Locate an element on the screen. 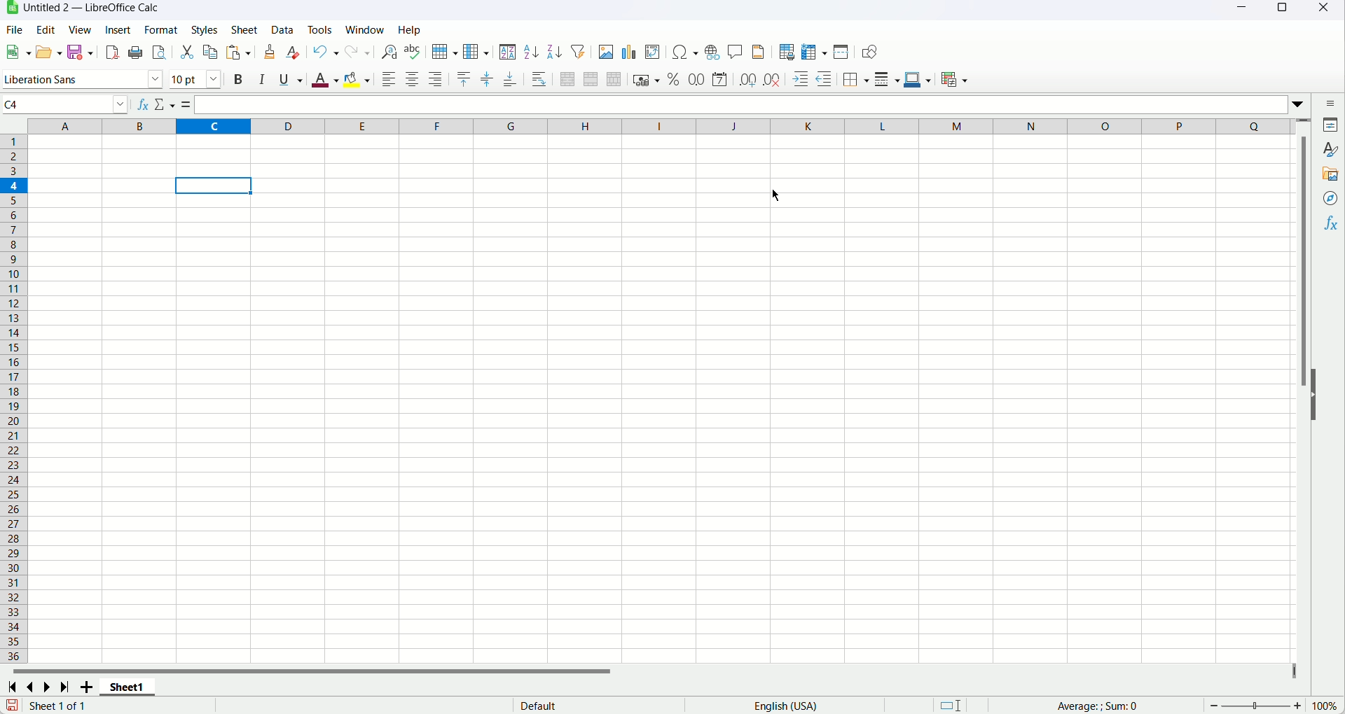  Data is located at coordinates (283, 31).